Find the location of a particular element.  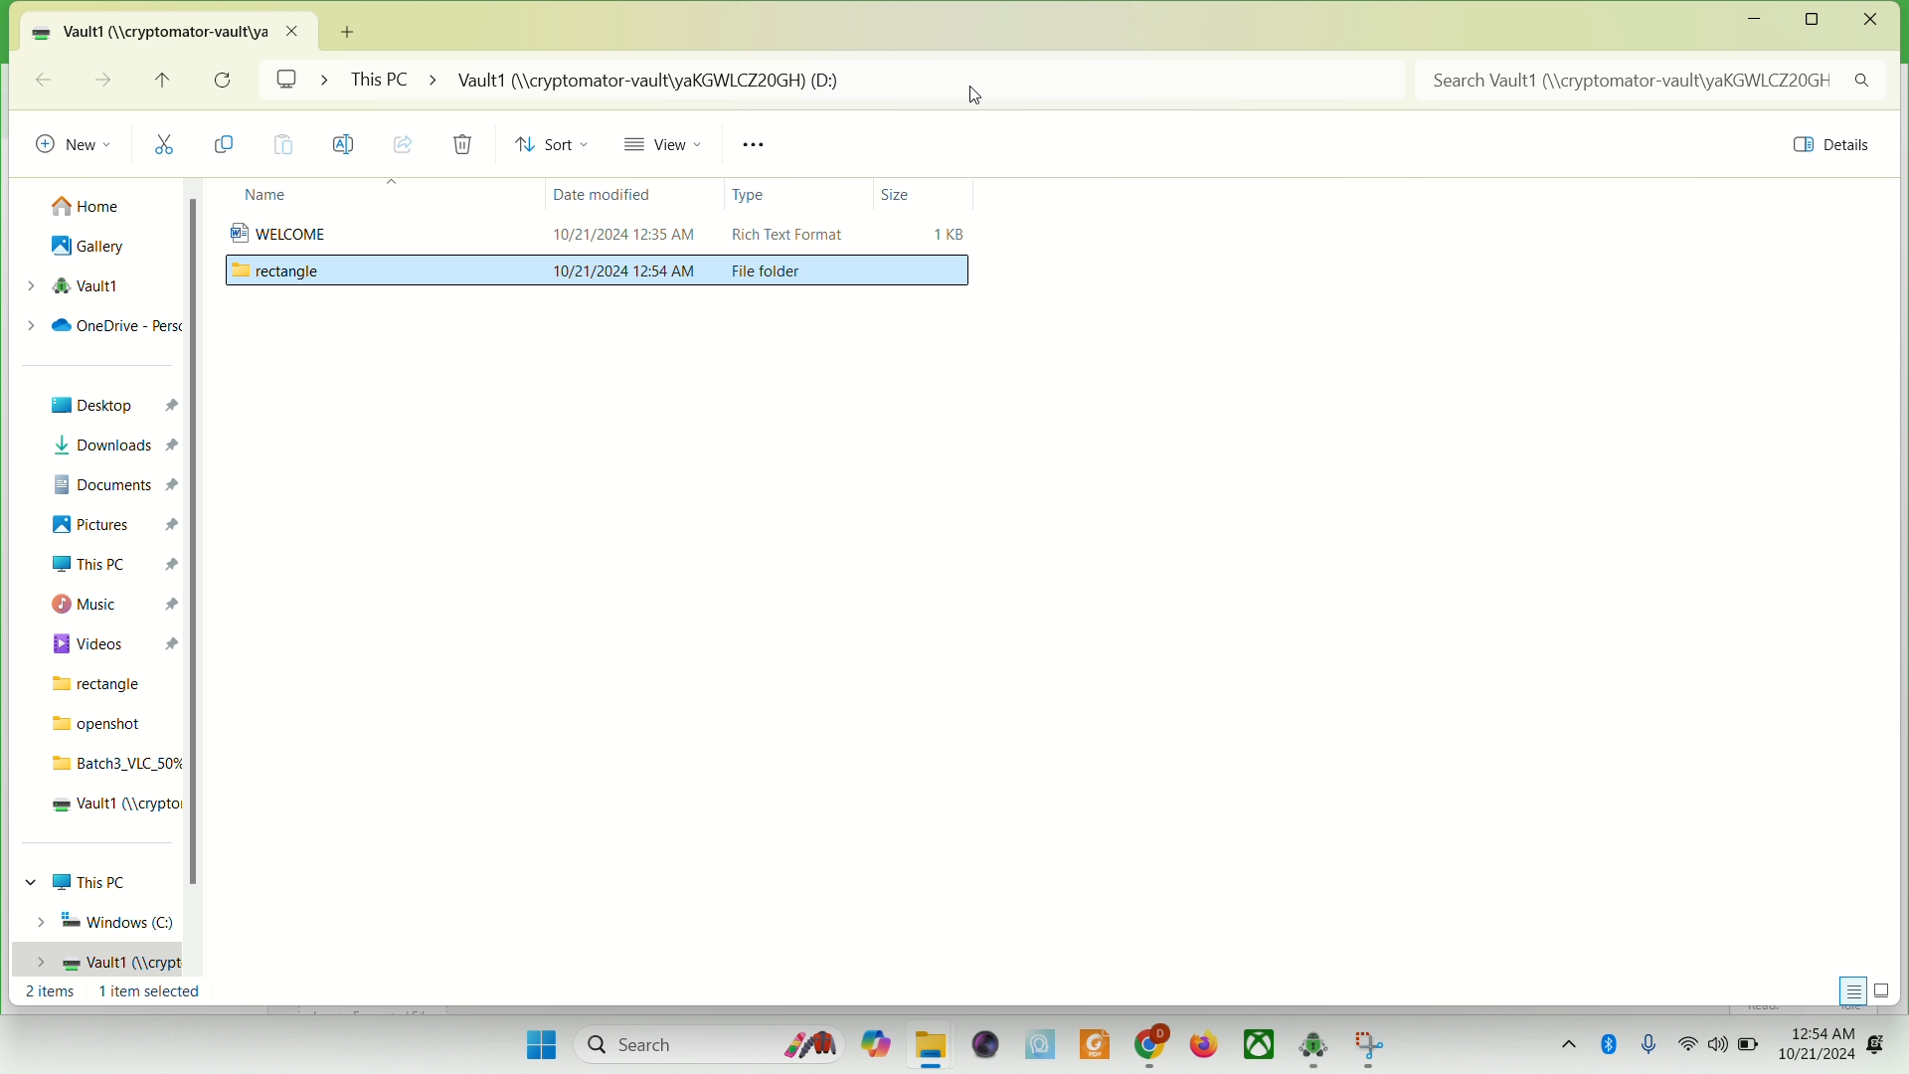

type is located at coordinates (753, 198).